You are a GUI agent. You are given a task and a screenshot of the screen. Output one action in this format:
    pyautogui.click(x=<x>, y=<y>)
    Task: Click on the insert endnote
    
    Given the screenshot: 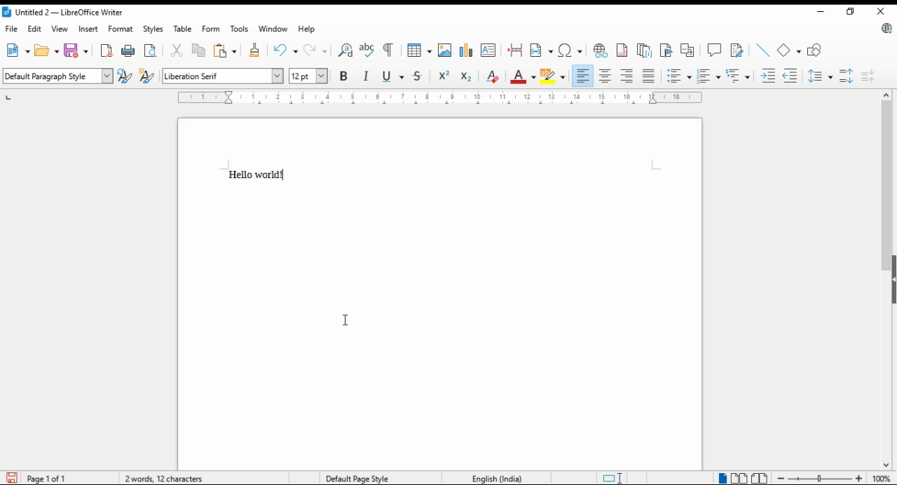 What is the action you would take?
    pyautogui.click(x=644, y=51)
    